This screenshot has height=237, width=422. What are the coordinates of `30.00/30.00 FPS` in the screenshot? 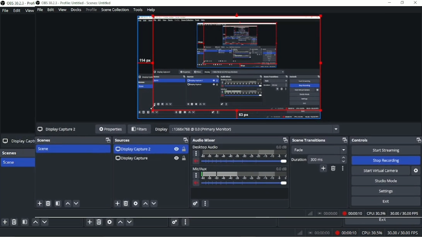 It's located at (403, 213).